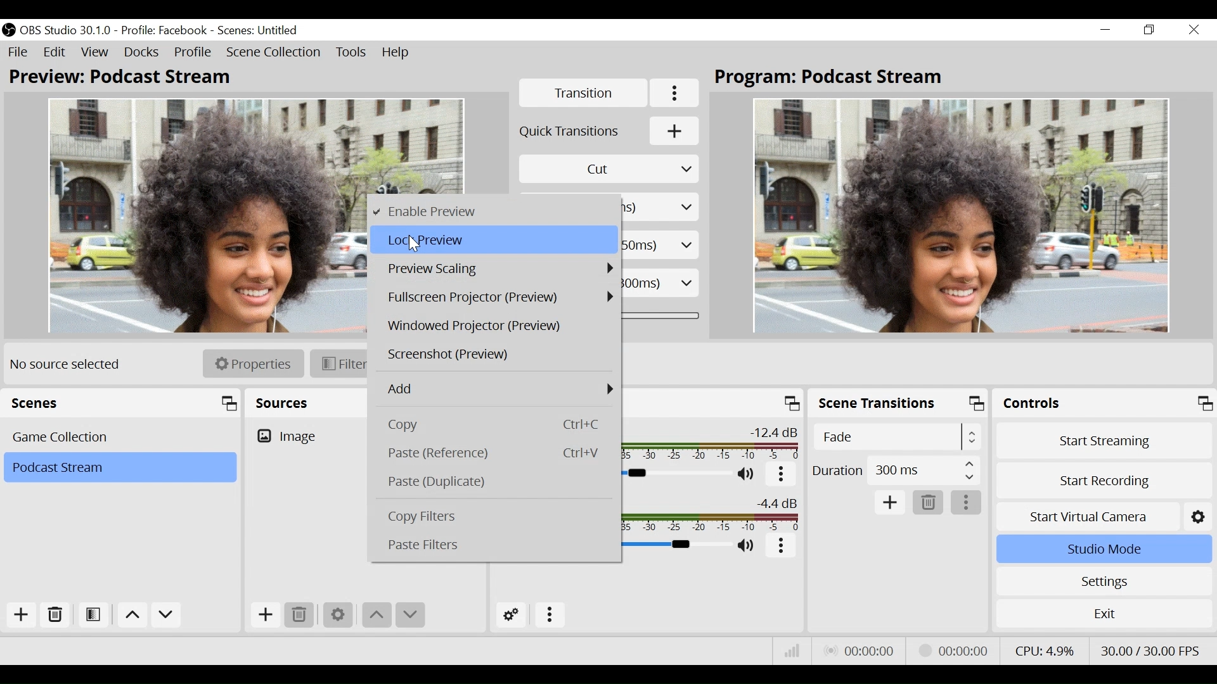 This screenshot has width=1217, height=684. I want to click on Frame Per Second, so click(1149, 649).